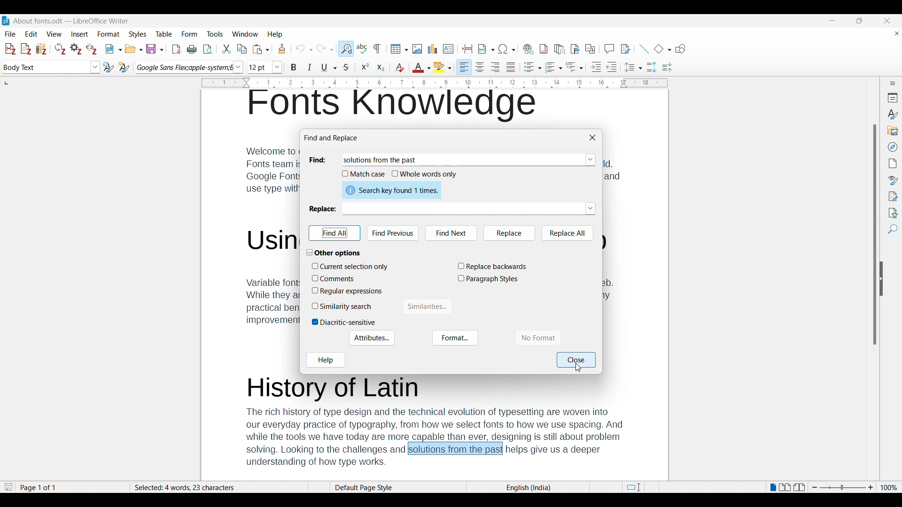  What do you see at coordinates (428, 306) in the screenshot?
I see `Similarities` at bounding box center [428, 306].